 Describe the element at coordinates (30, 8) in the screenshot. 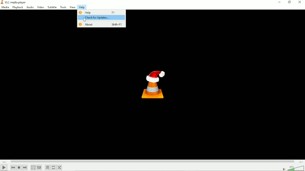

I see `Audio` at that location.